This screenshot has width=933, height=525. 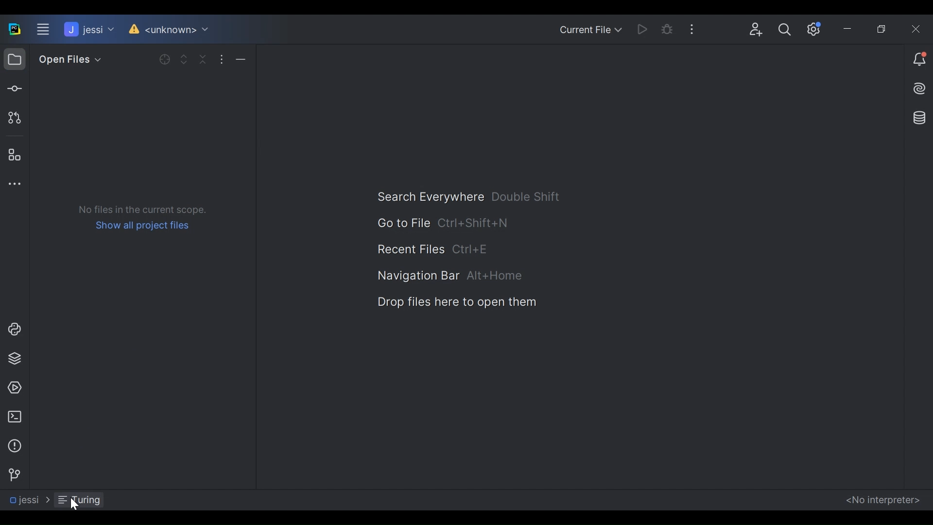 I want to click on Problem, so click(x=14, y=446).